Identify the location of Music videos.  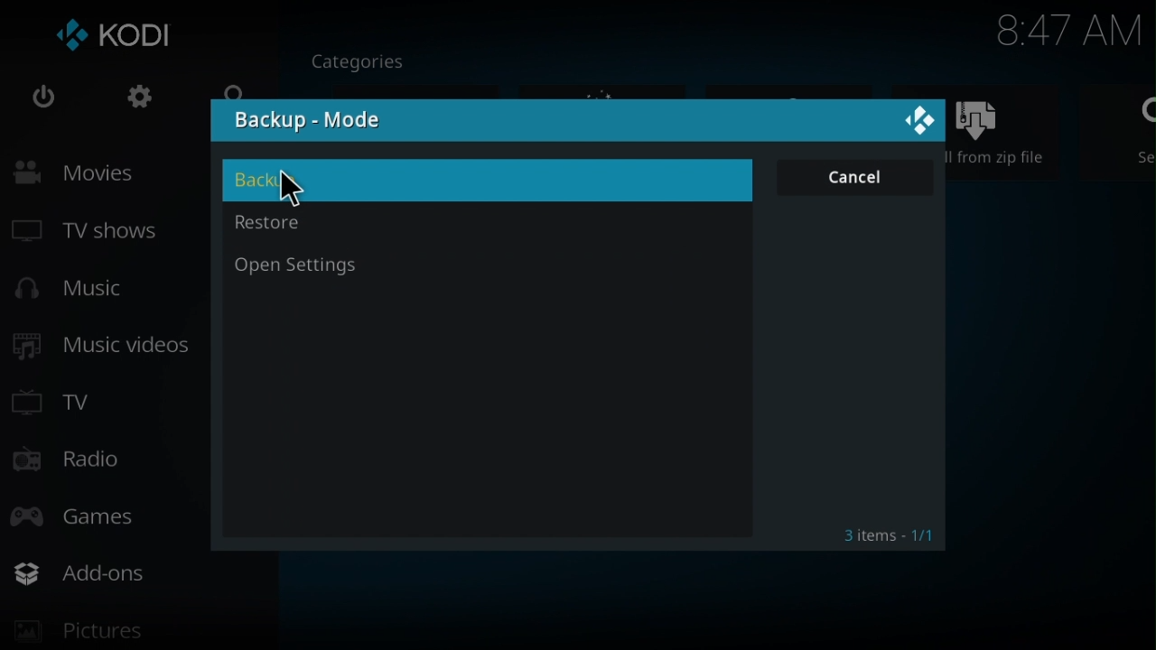
(107, 347).